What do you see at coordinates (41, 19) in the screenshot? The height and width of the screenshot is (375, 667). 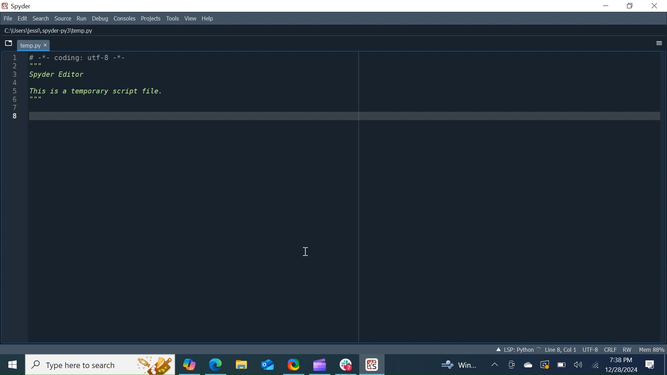 I see `Search` at bounding box center [41, 19].